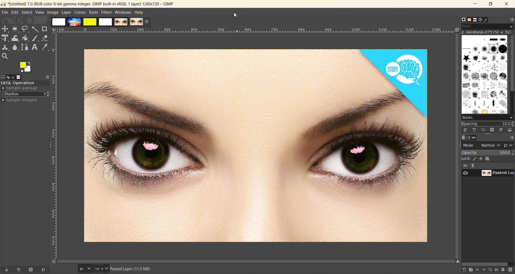 The image size is (515, 274). What do you see at coordinates (97, 22) in the screenshot?
I see `images` at bounding box center [97, 22].